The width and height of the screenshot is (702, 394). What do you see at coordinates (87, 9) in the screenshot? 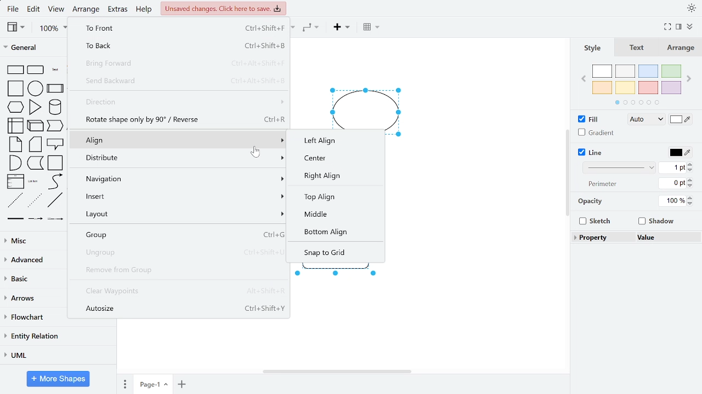
I see `arrange` at bounding box center [87, 9].